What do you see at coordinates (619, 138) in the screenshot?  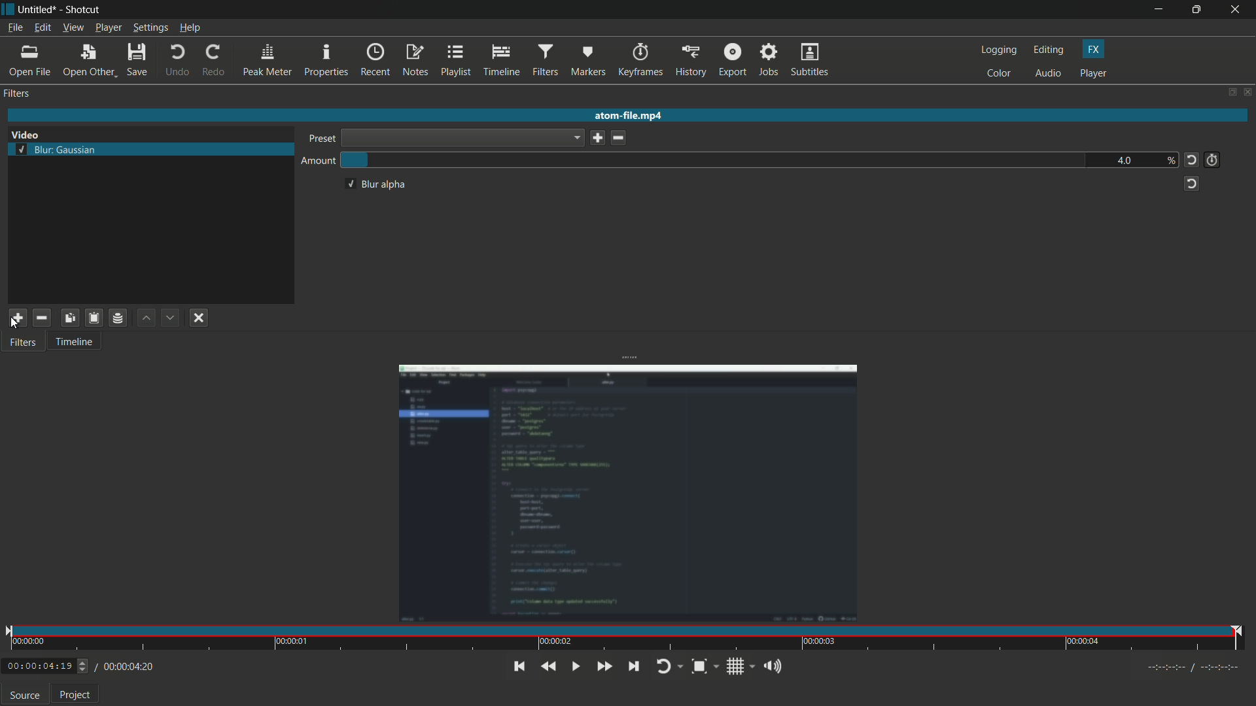 I see `delete` at bounding box center [619, 138].